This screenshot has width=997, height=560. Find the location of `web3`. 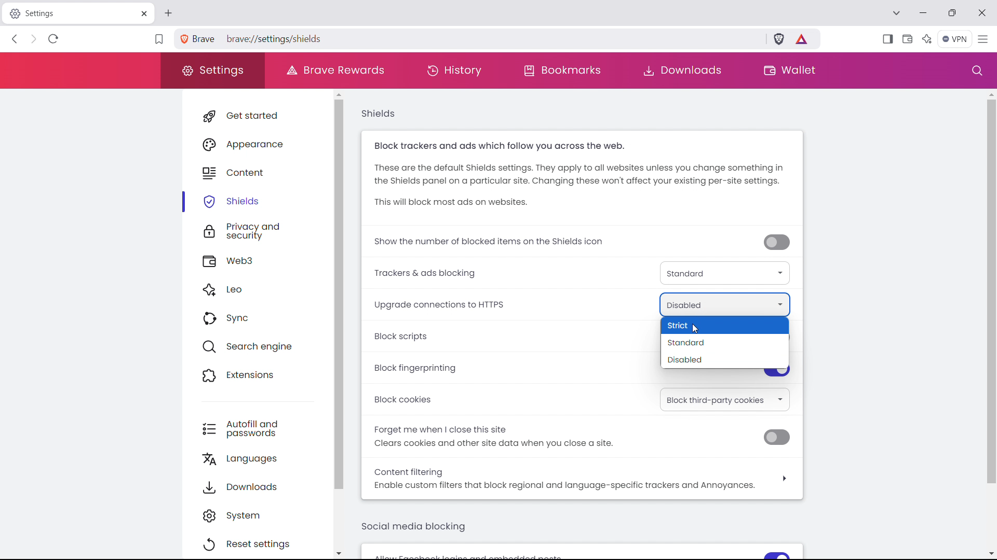

web3 is located at coordinates (264, 260).